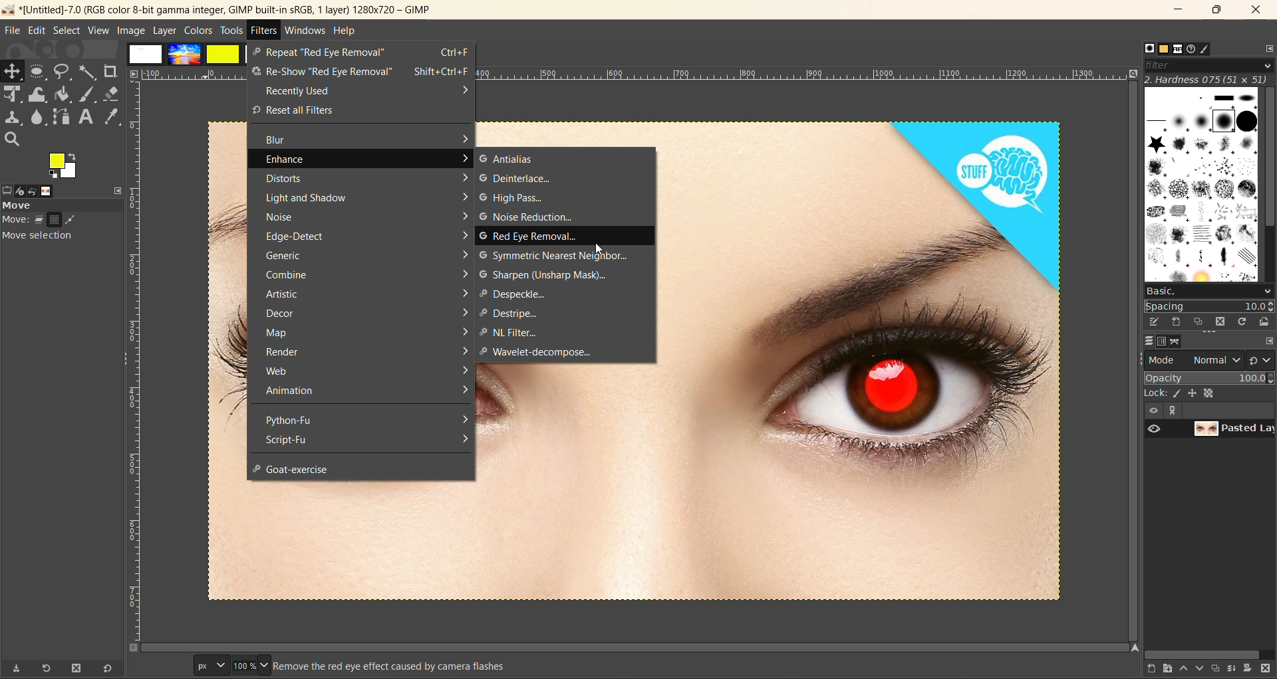  I want to click on vertical scroll bar, so click(1269, 163).